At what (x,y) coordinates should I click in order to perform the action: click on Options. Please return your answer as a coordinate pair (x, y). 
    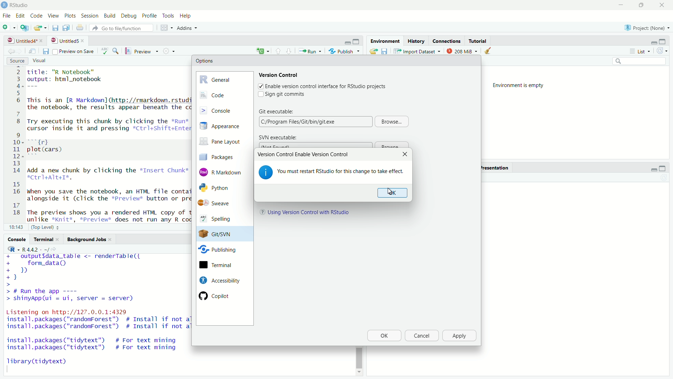
    Looking at the image, I should click on (205, 61).